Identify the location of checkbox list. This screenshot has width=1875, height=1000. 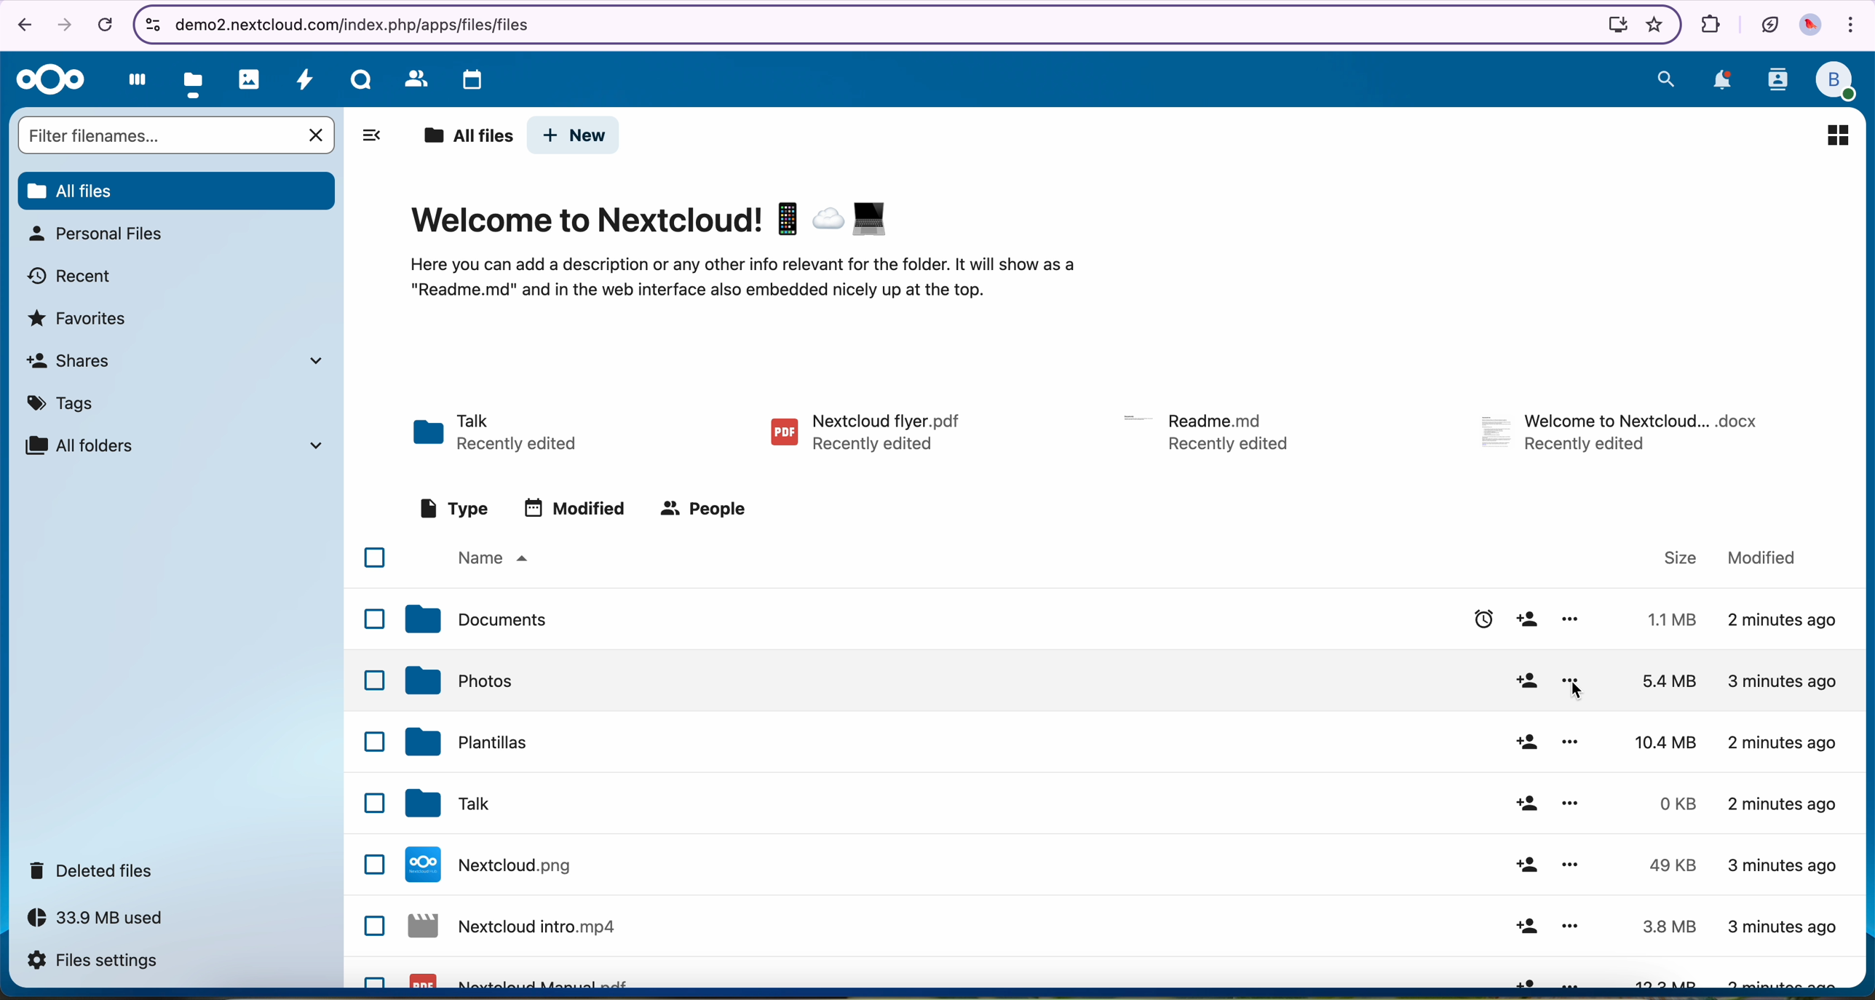
(369, 762).